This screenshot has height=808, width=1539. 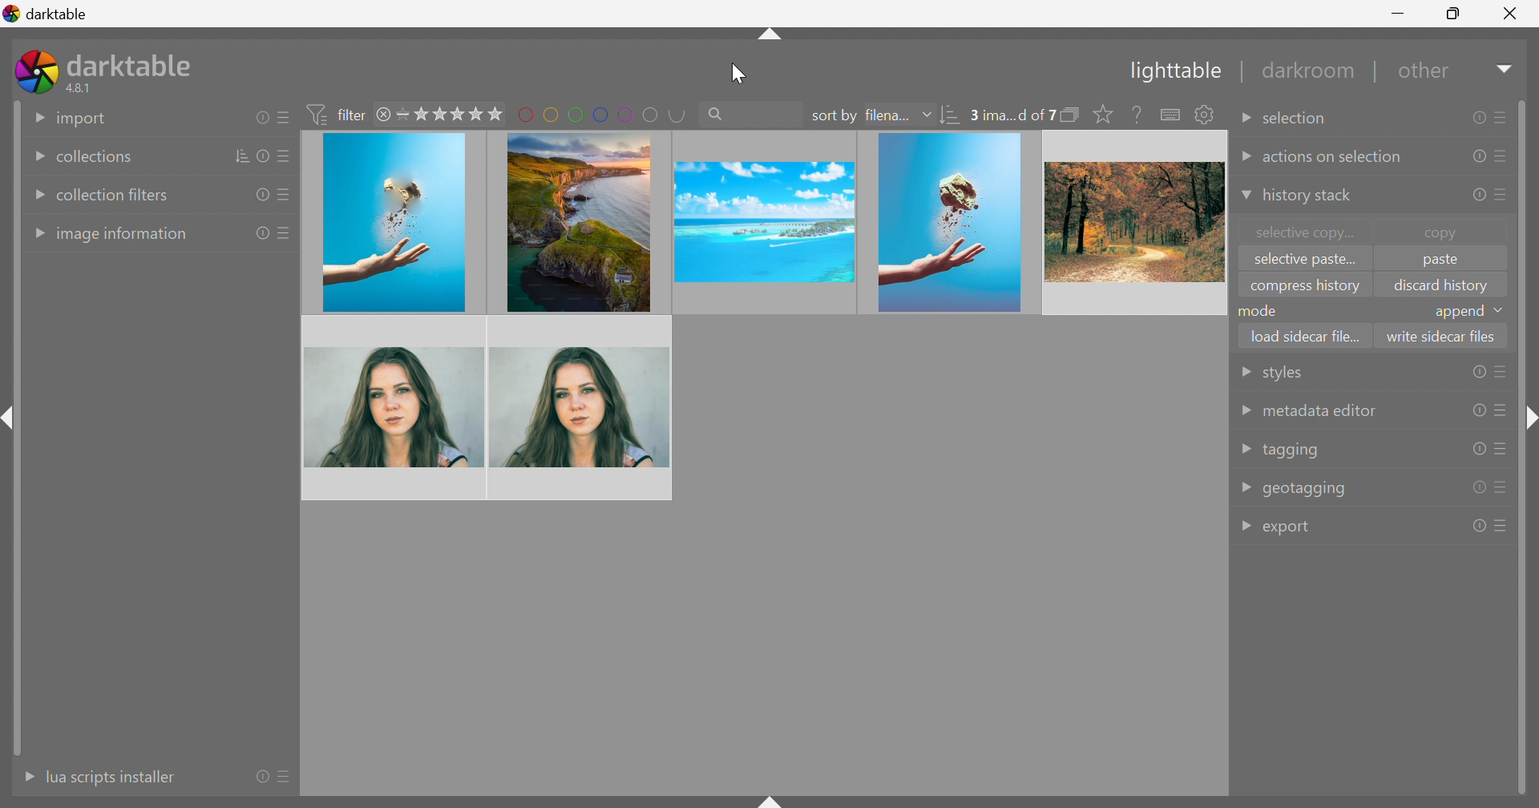 I want to click on presets, so click(x=1501, y=115).